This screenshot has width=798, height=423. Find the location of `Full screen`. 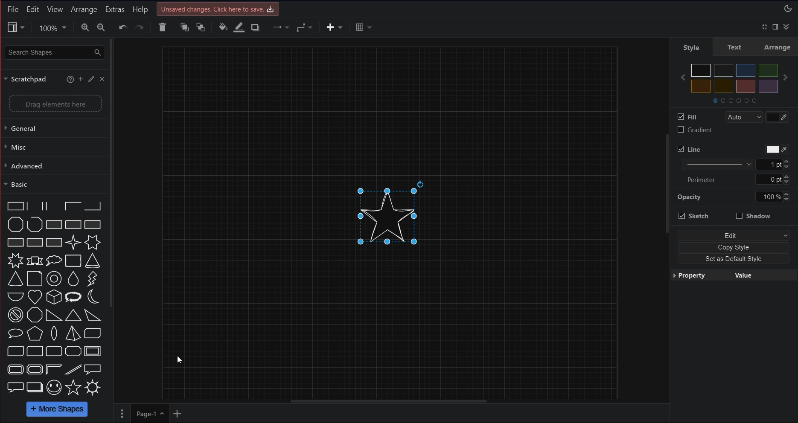

Full screen is located at coordinates (766, 27).